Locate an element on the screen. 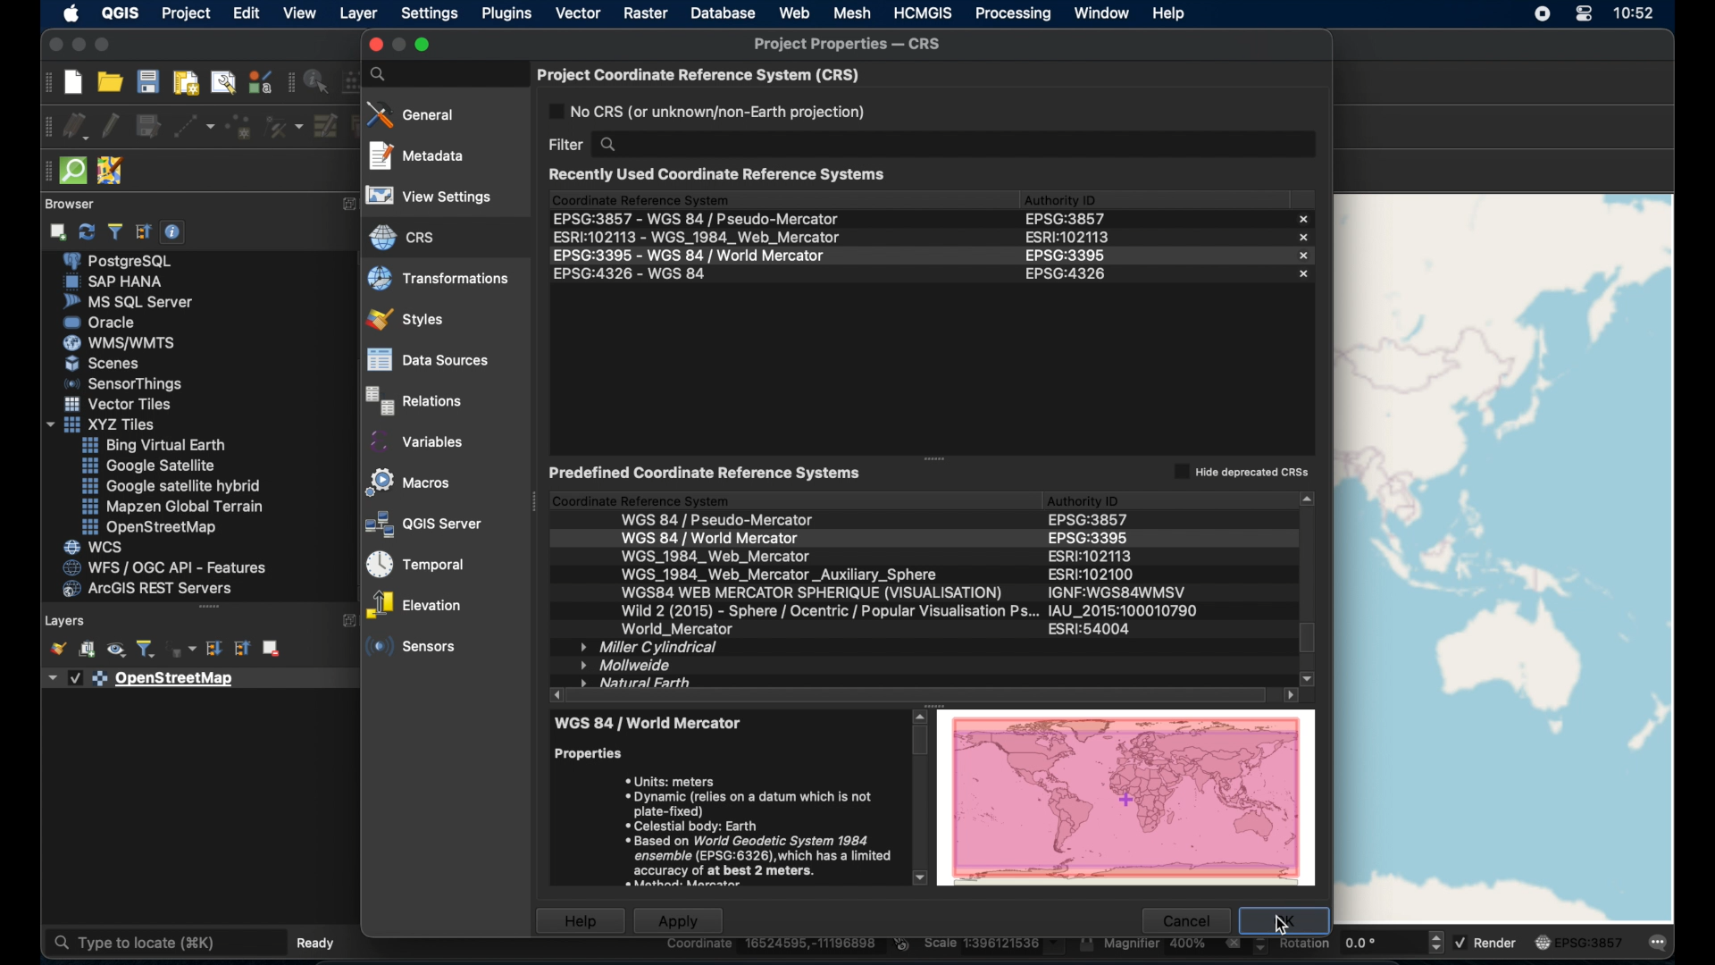  vertex tool is located at coordinates (286, 127).